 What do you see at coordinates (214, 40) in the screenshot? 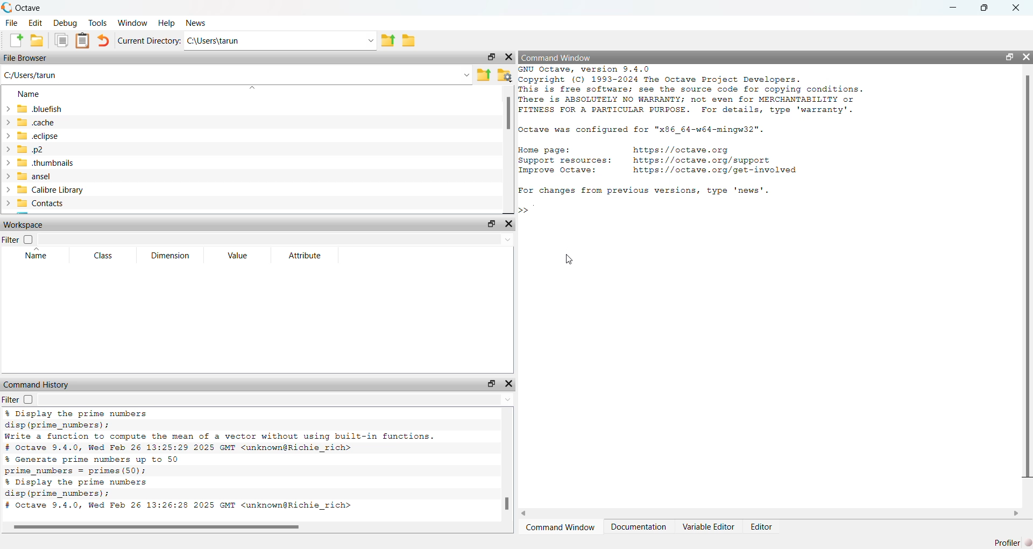
I see `C:\Users\tarun` at bounding box center [214, 40].